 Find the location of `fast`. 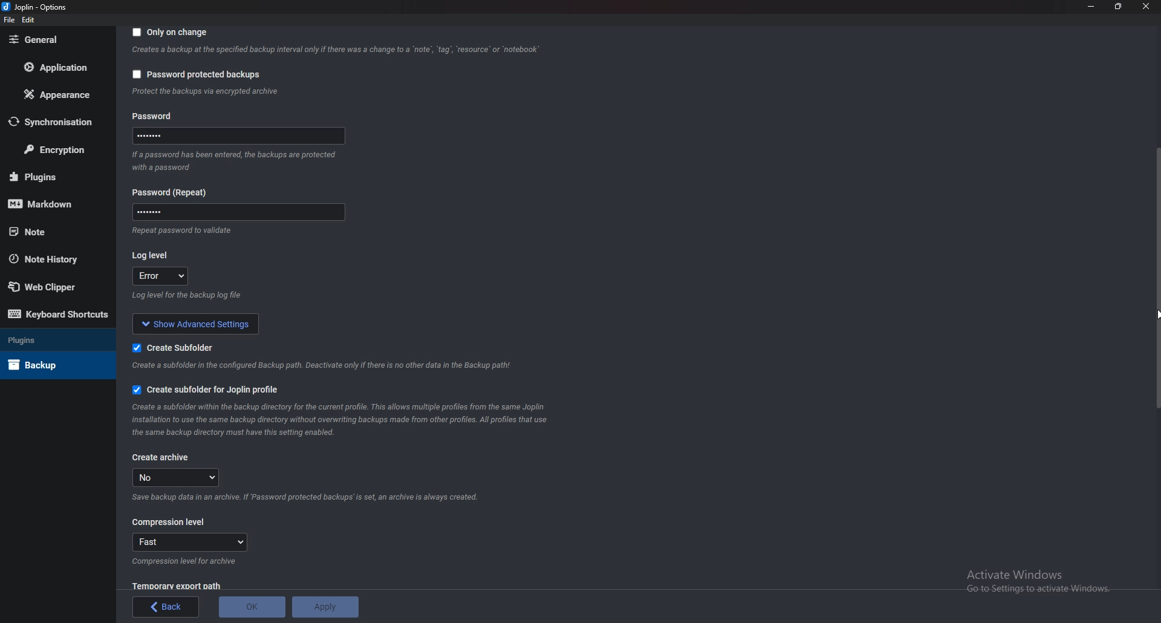

fast is located at coordinates (191, 542).